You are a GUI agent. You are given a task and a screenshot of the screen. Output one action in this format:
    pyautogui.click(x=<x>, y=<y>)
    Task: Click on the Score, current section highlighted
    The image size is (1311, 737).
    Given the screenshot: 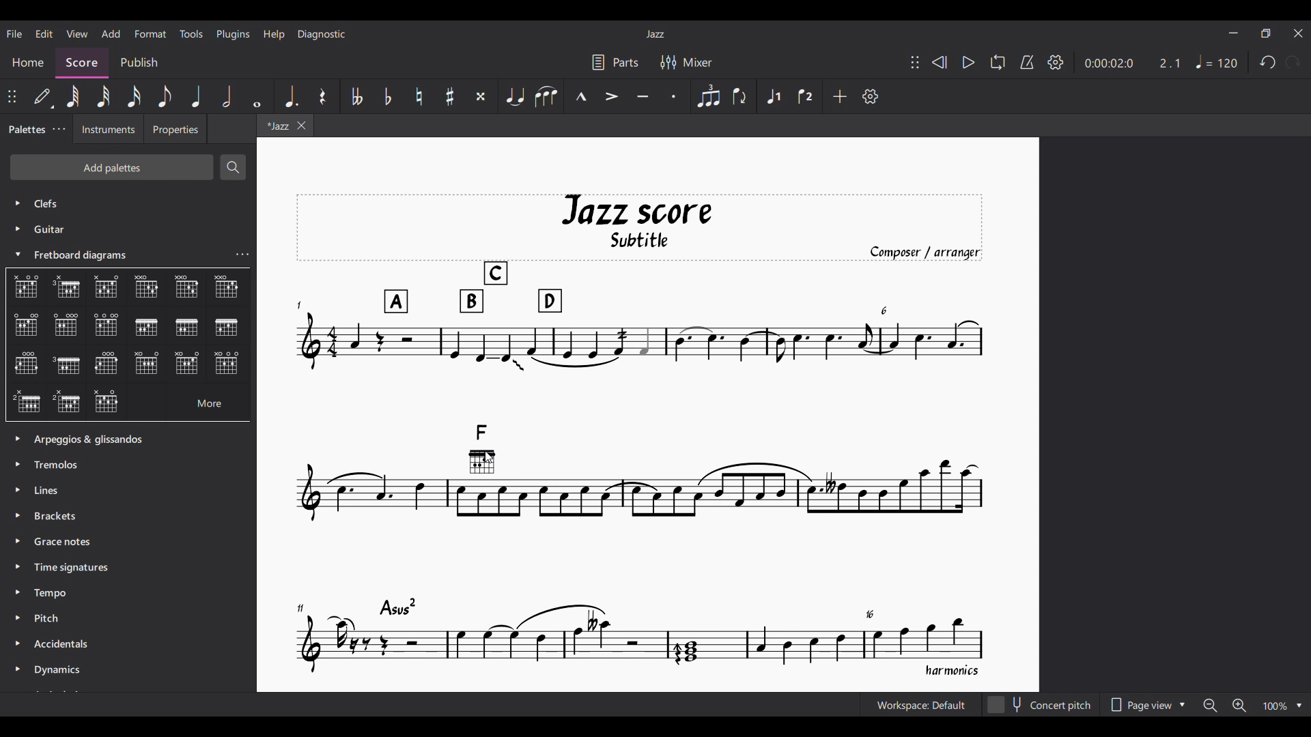 What is the action you would take?
    pyautogui.click(x=81, y=61)
    